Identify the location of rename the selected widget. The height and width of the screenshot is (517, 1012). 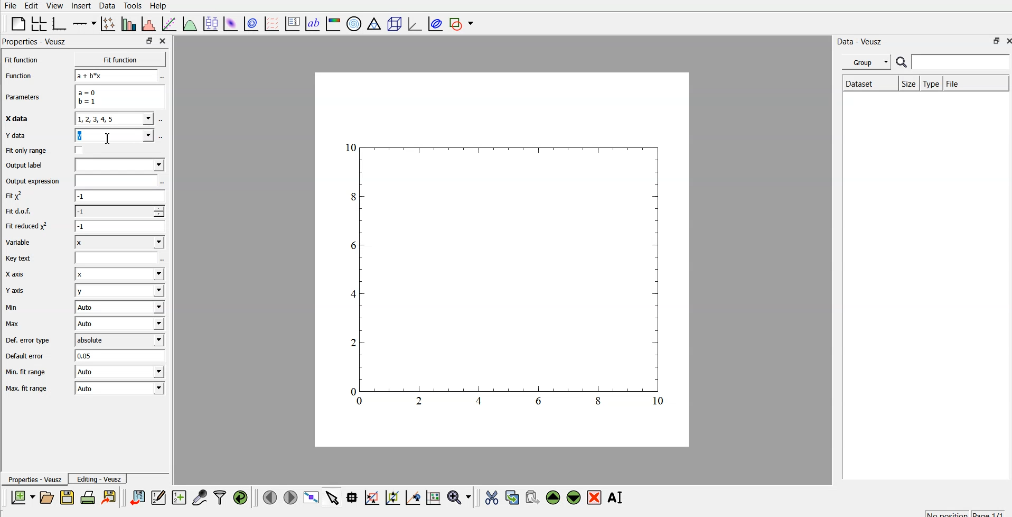
(618, 497).